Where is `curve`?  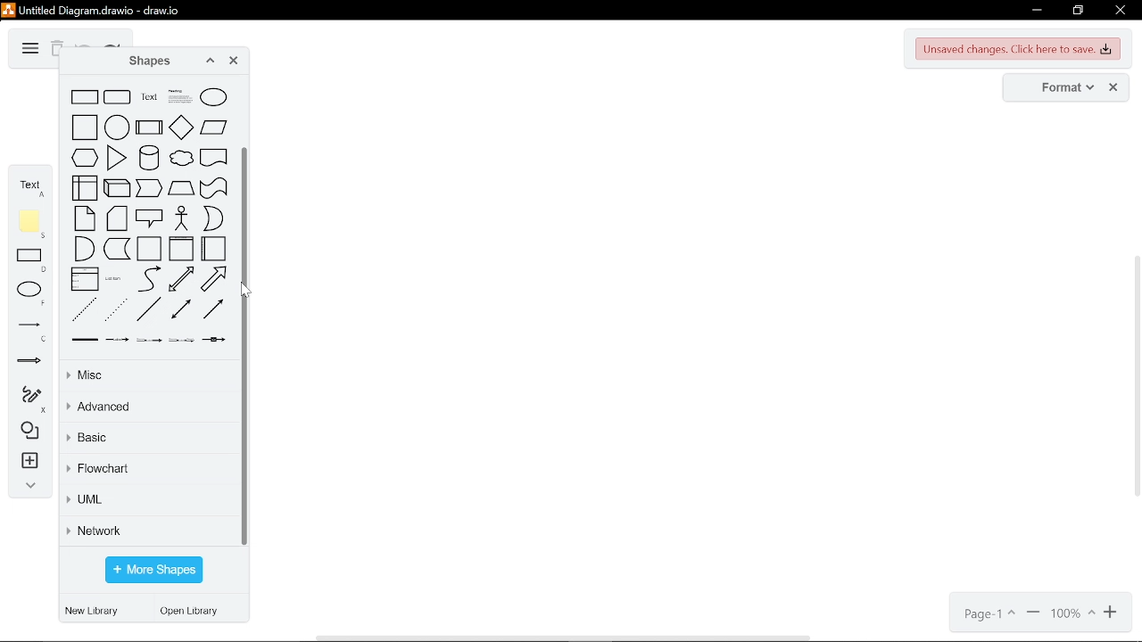 curve is located at coordinates (149, 279).